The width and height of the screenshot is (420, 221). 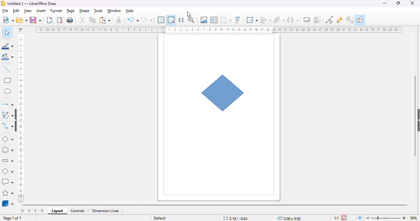 What do you see at coordinates (340, 20) in the screenshot?
I see `show gluepoint functions` at bounding box center [340, 20].